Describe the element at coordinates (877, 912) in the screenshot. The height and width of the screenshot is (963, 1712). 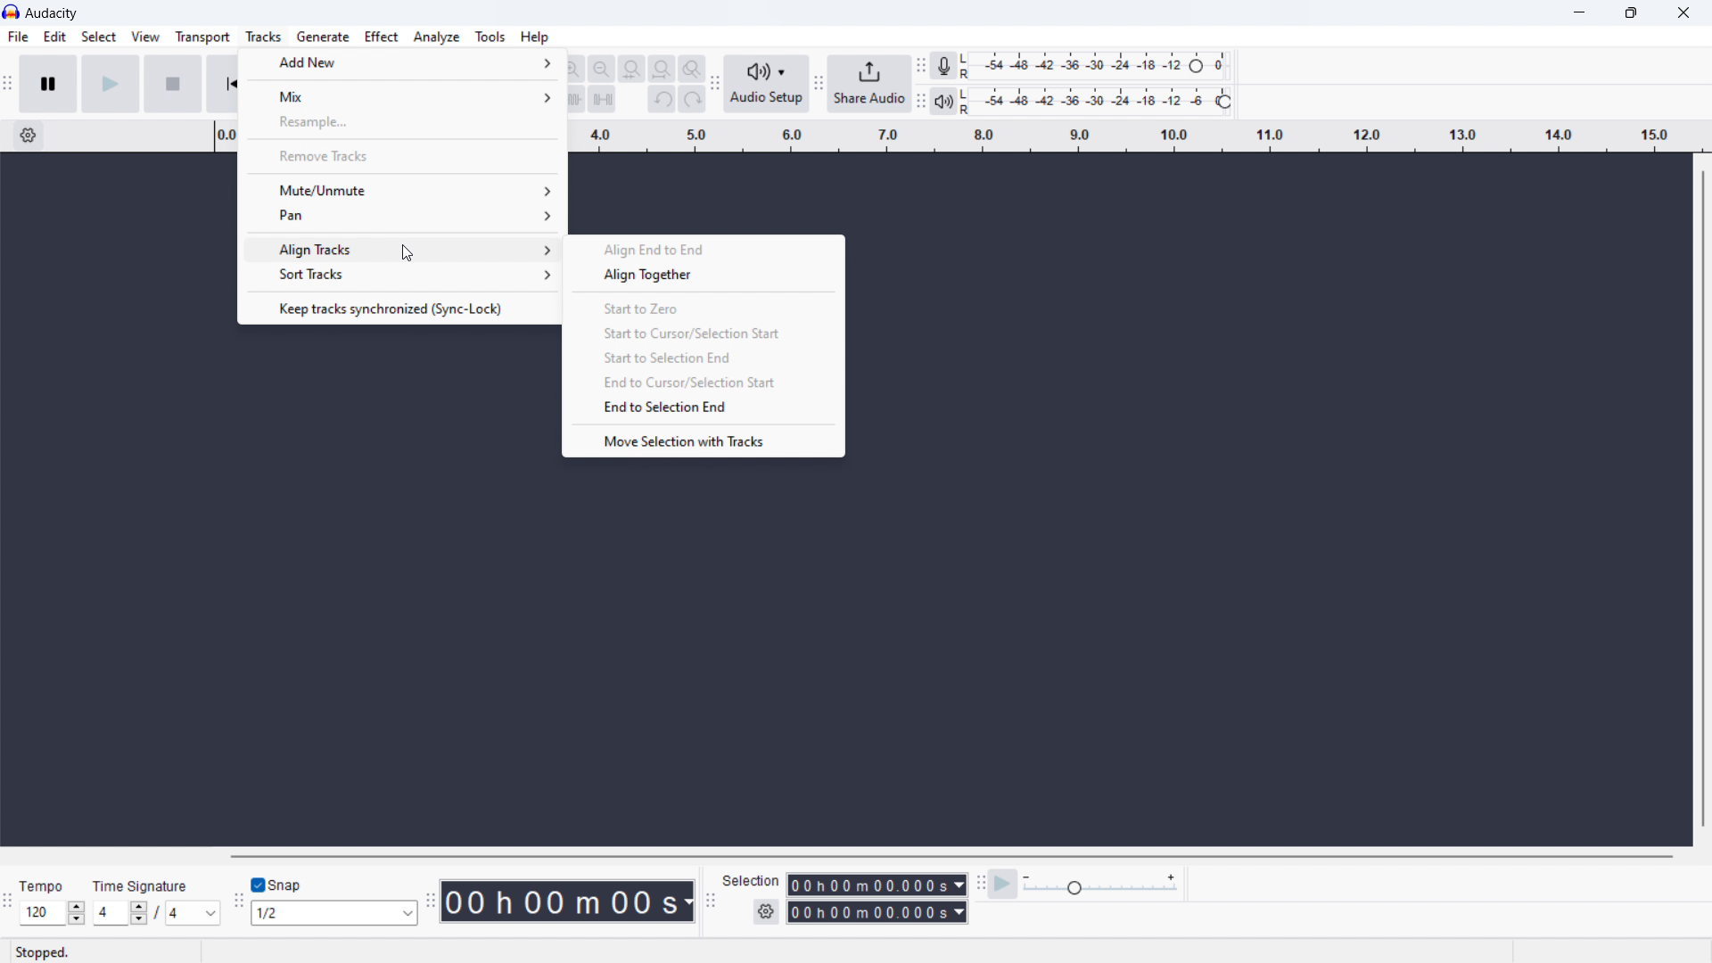
I see `selection end time` at that location.